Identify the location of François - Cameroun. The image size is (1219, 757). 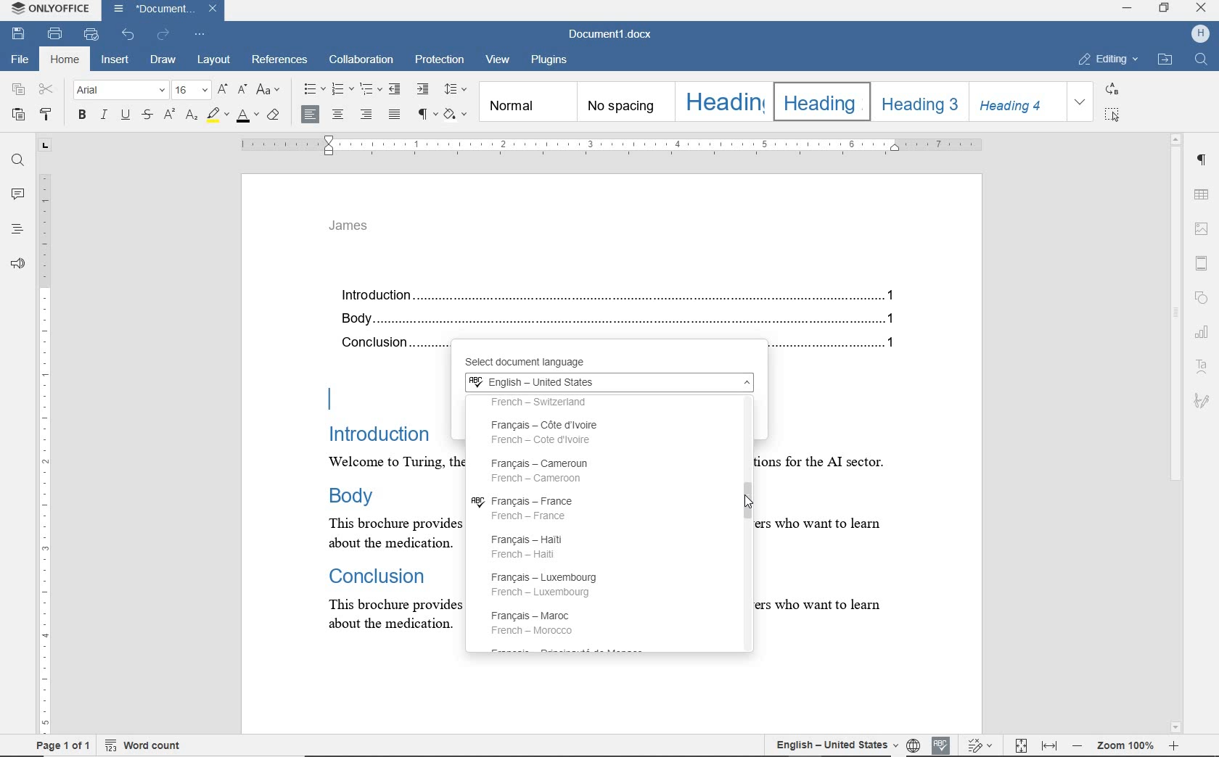
(541, 470).